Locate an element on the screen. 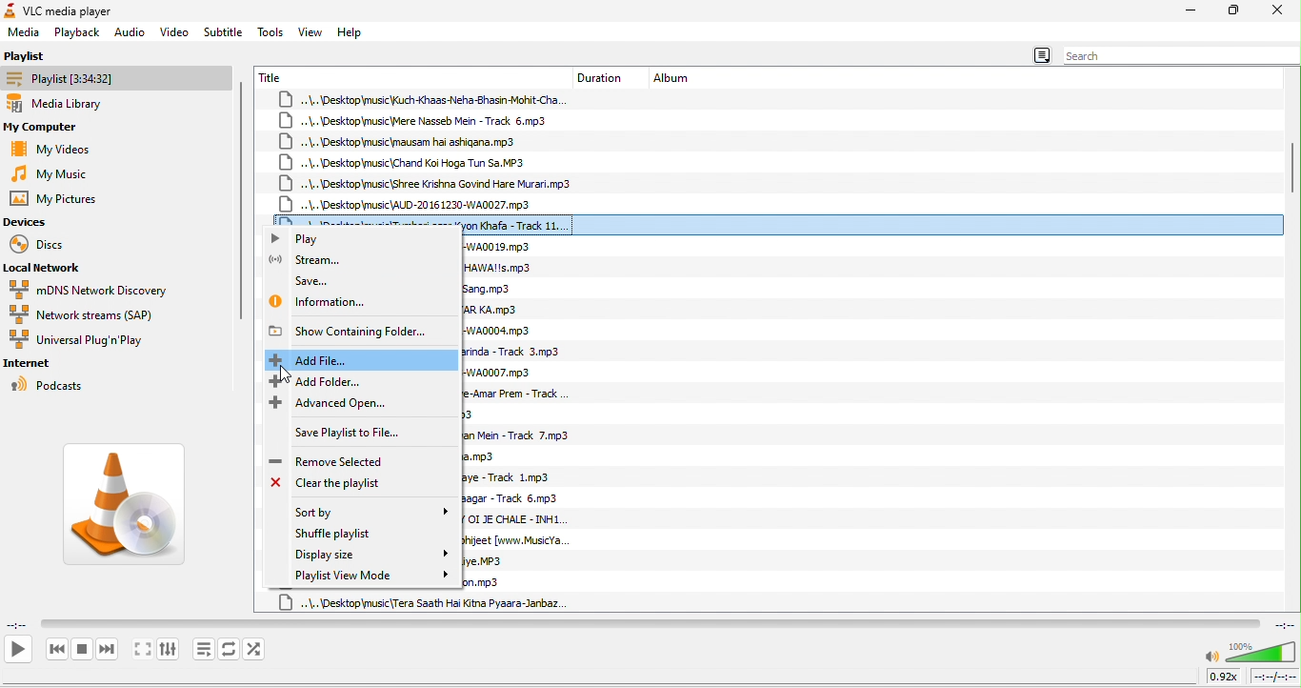 This screenshot has height=688, width=1301. volume is located at coordinates (1261, 652).